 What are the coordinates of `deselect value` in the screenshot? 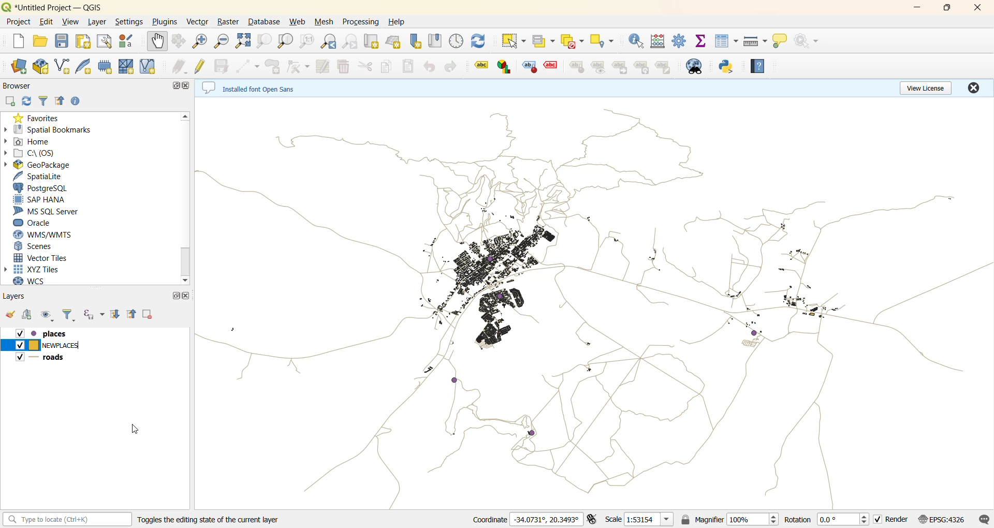 It's located at (571, 41).